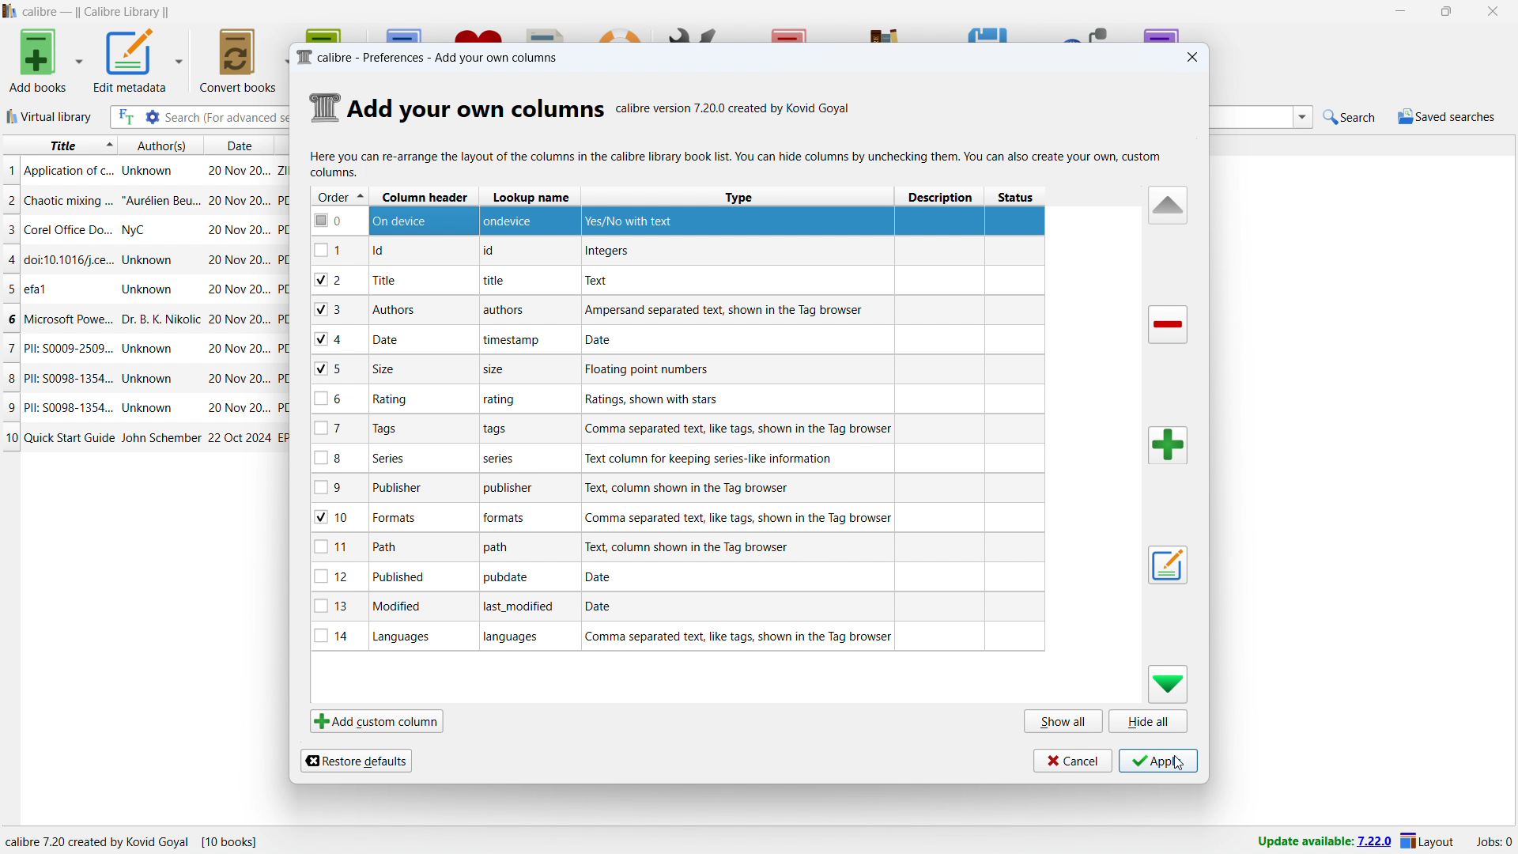 This screenshot has width=1518, height=854. What do you see at coordinates (334, 636) in the screenshot?
I see `14` at bounding box center [334, 636].